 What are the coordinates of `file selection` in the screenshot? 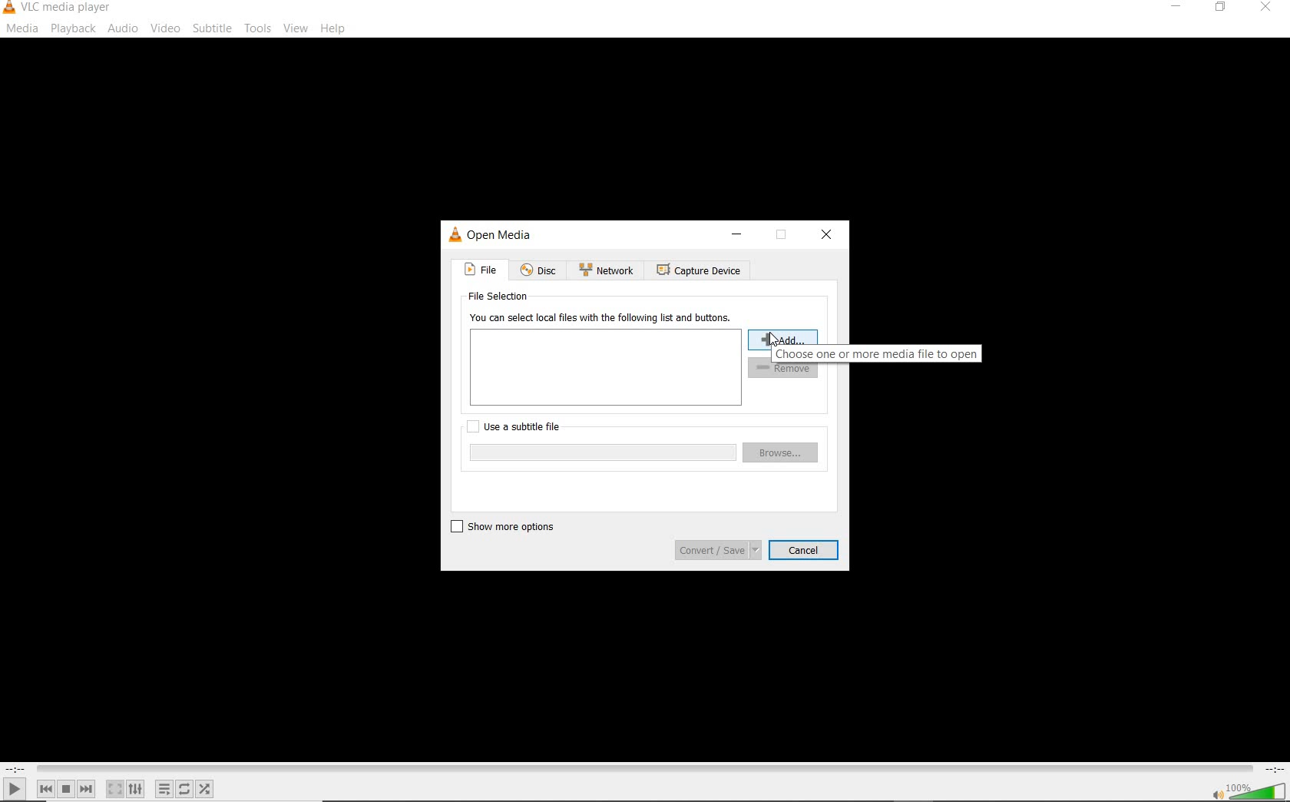 It's located at (496, 297).